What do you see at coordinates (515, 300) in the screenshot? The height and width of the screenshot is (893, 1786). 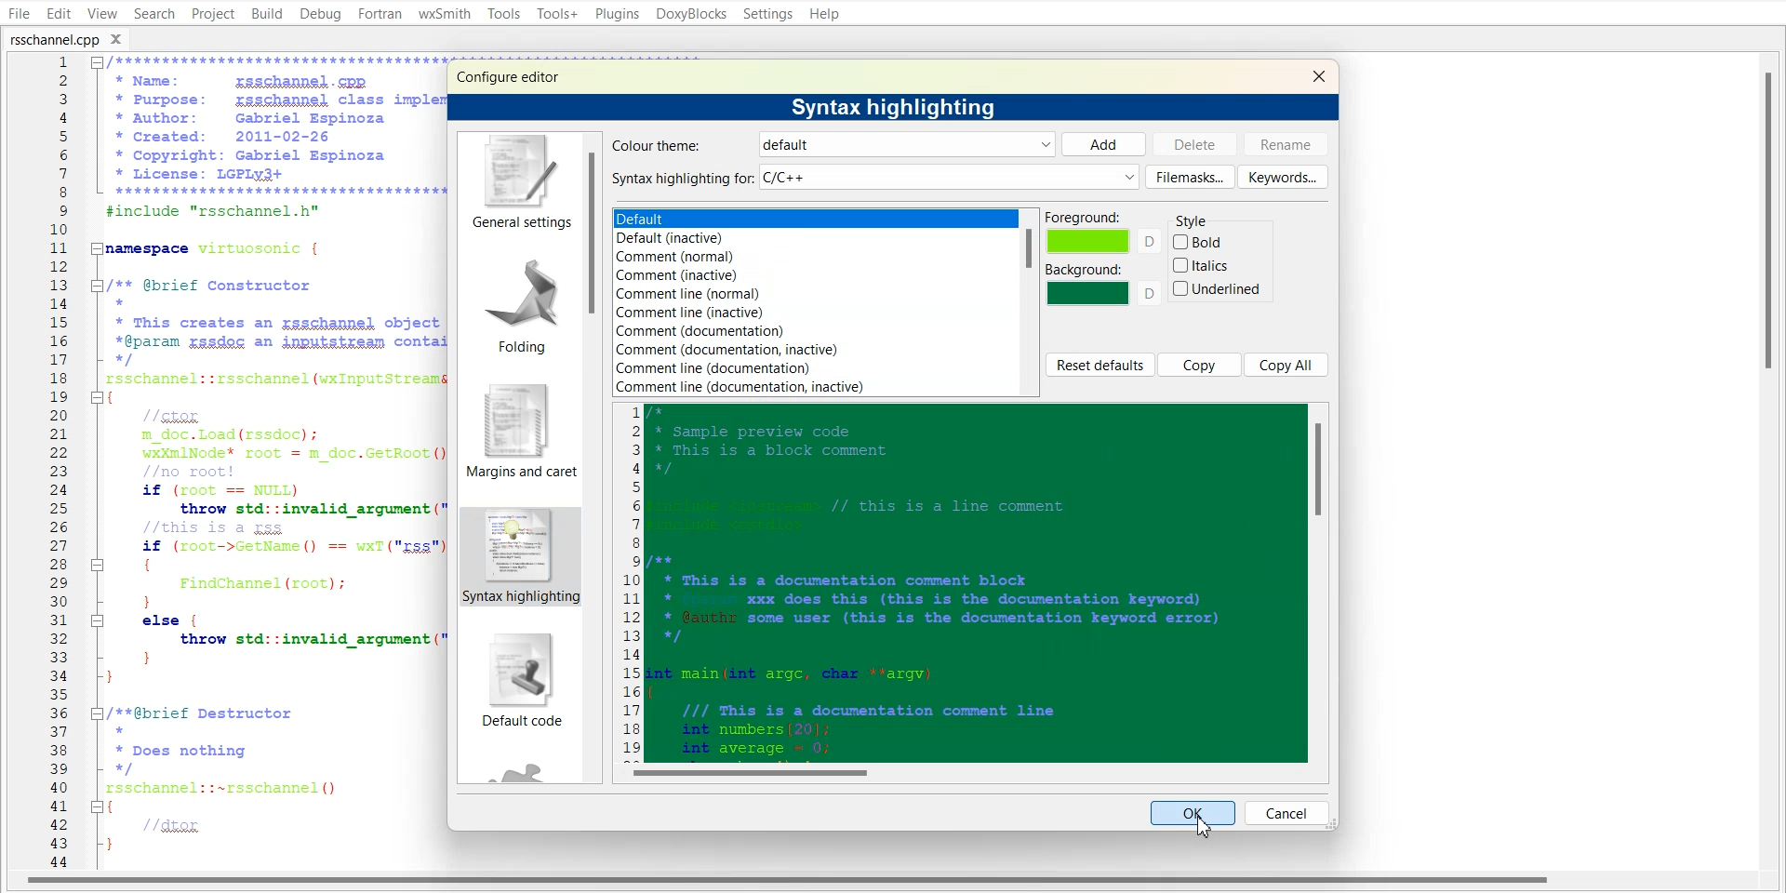 I see `Folding` at bounding box center [515, 300].